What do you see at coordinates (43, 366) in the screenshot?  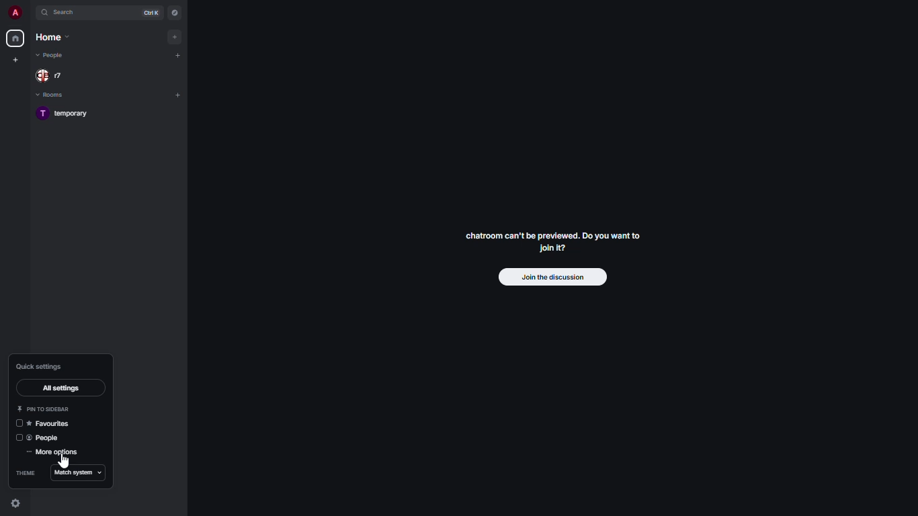 I see `quick settings` at bounding box center [43, 366].